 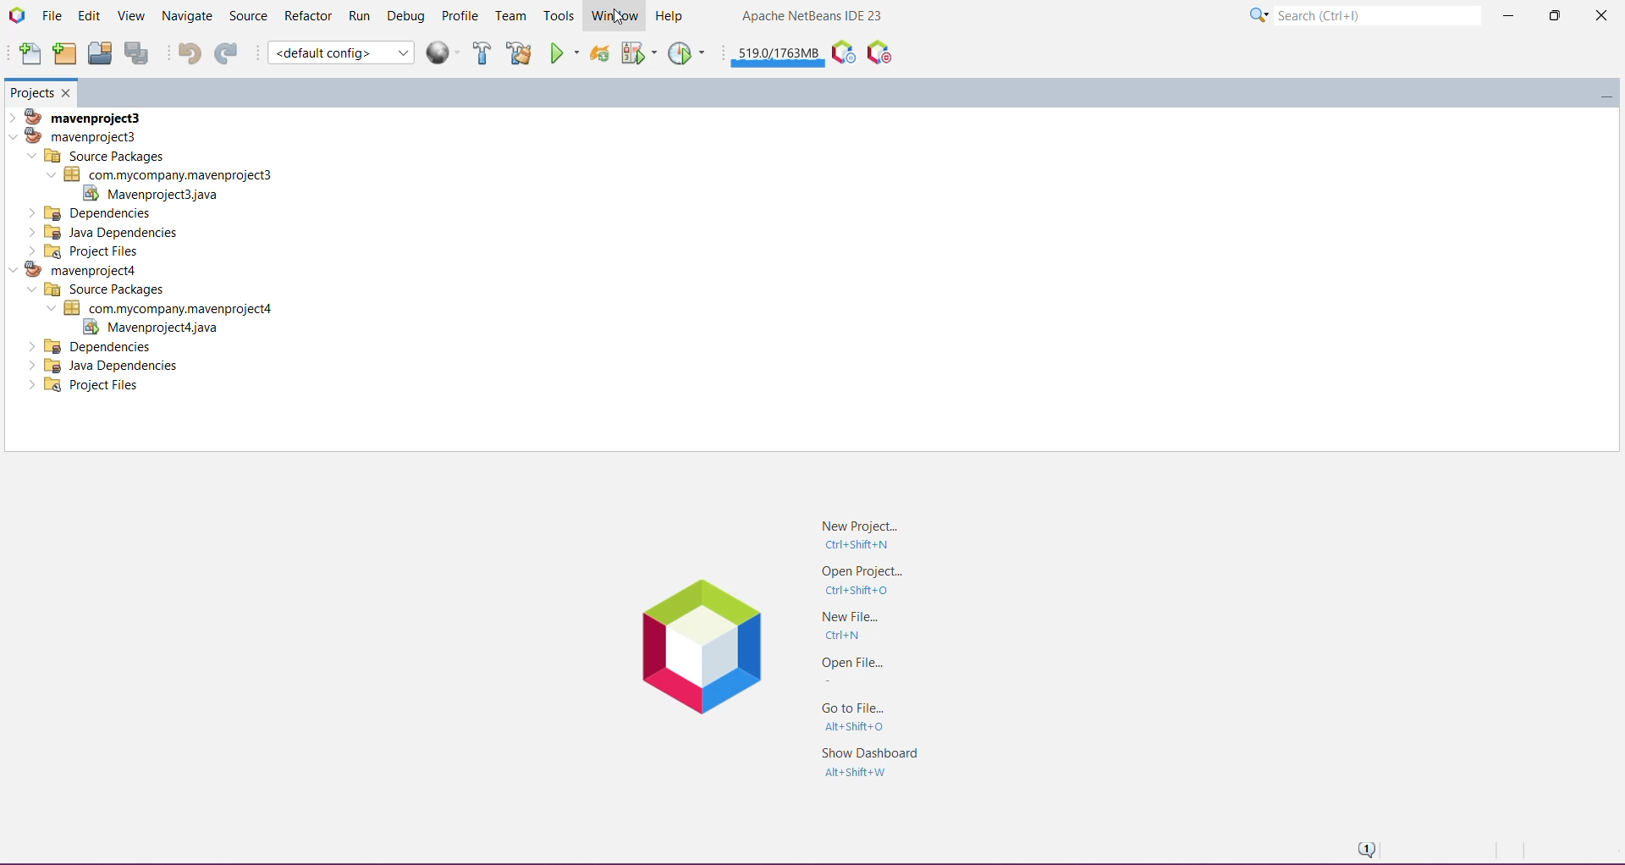 What do you see at coordinates (857, 717) in the screenshot?
I see `Go to Files...` at bounding box center [857, 717].